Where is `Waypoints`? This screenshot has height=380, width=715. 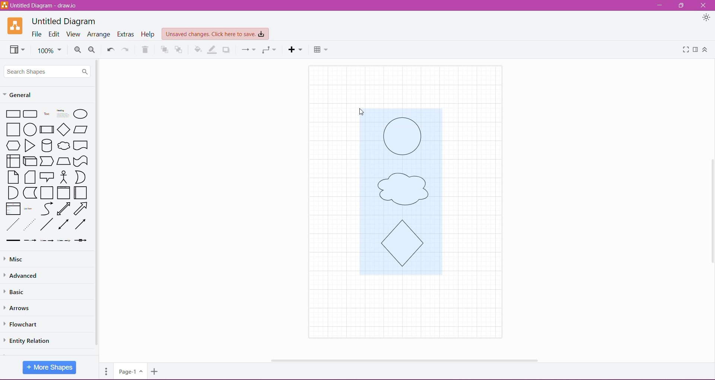
Waypoints is located at coordinates (268, 50).